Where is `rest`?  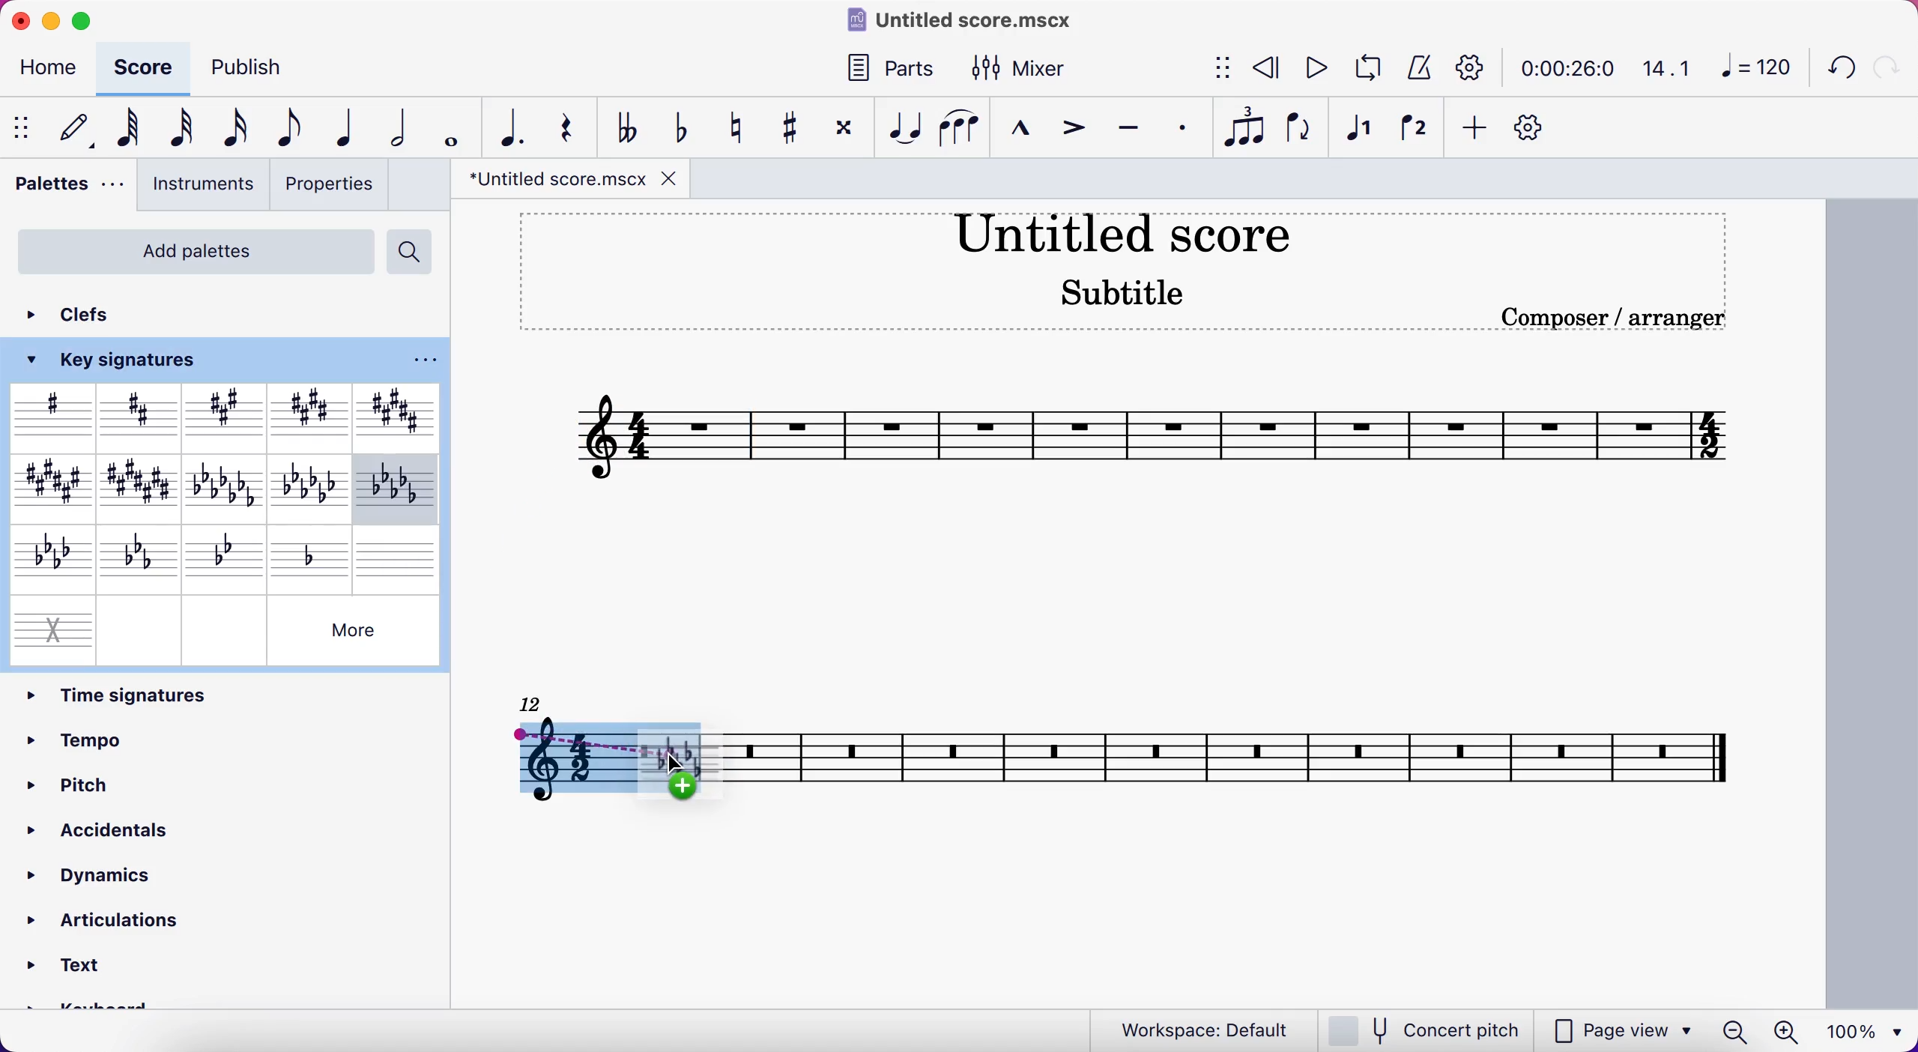
rest is located at coordinates (574, 124).